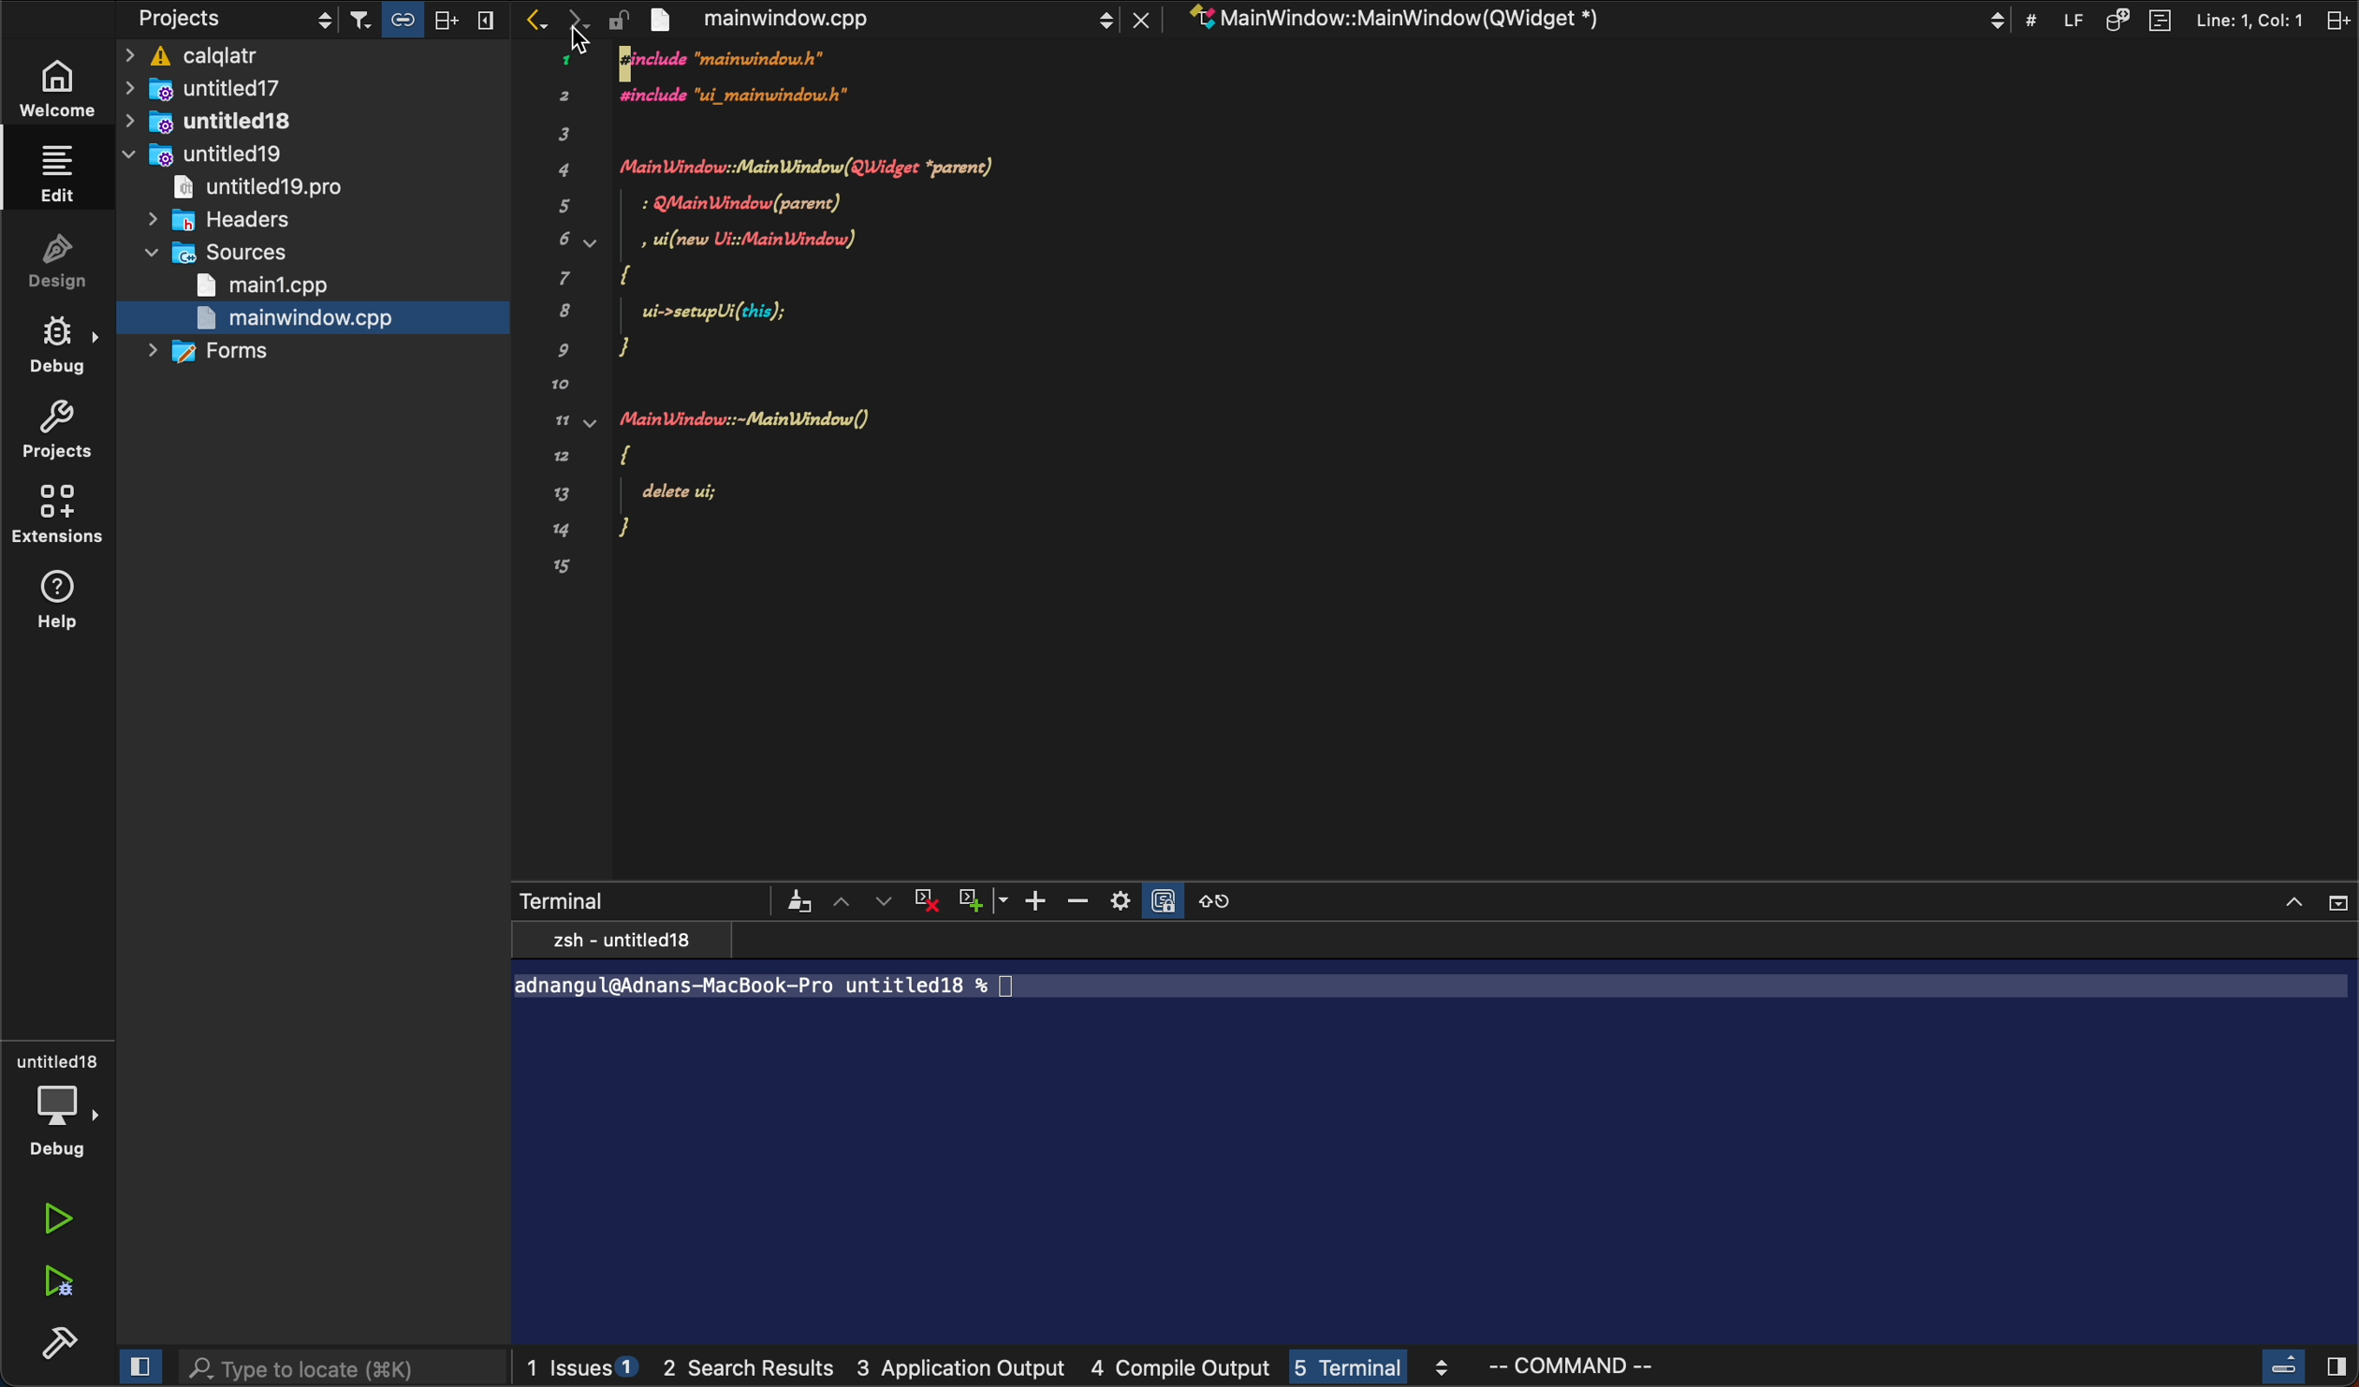 The image size is (2359, 1387). I want to click on design, so click(72, 257).